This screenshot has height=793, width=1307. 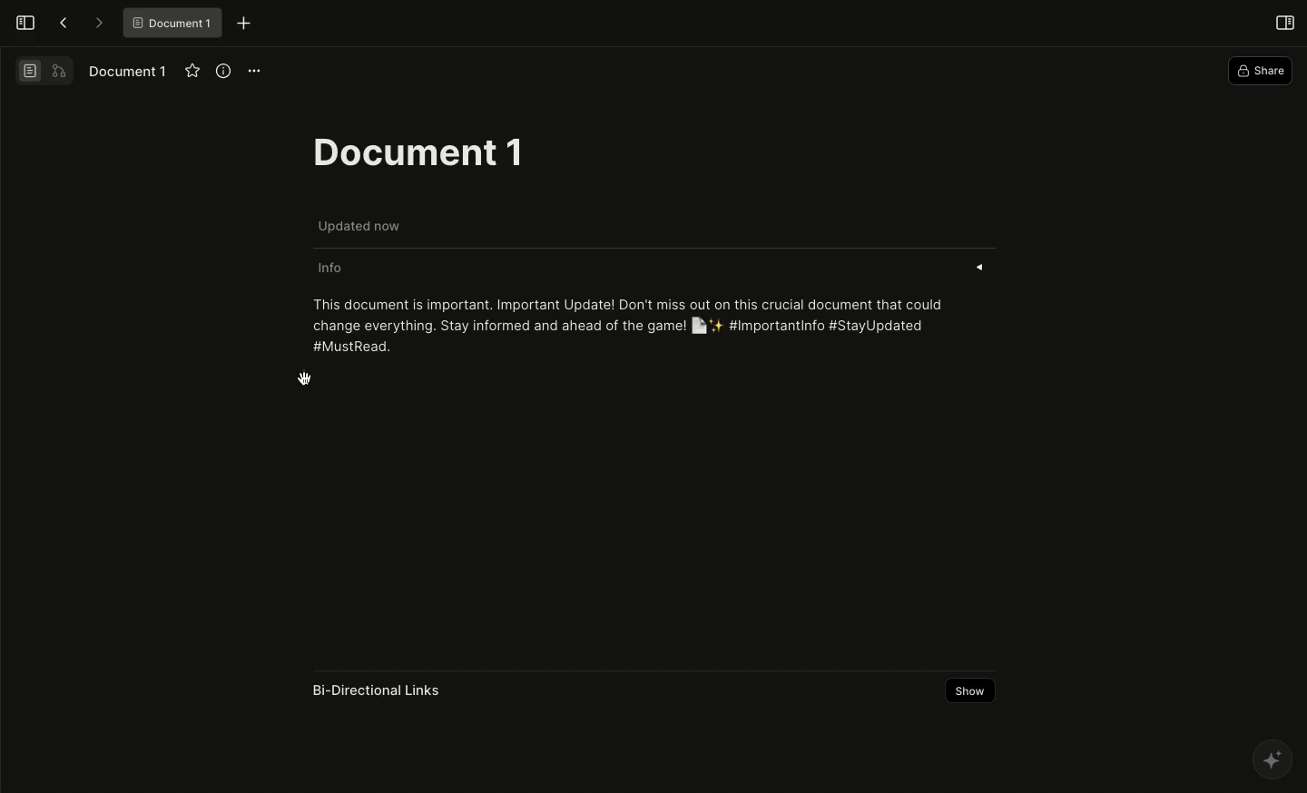 I want to click on Document 1, so click(x=126, y=73).